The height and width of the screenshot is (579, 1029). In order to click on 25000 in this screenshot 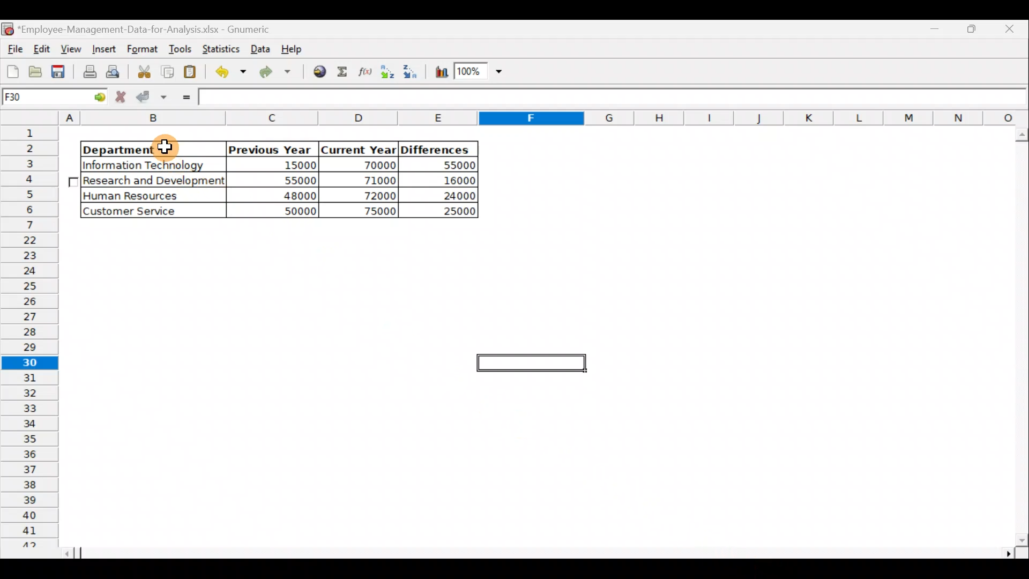, I will do `click(447, 212)`.